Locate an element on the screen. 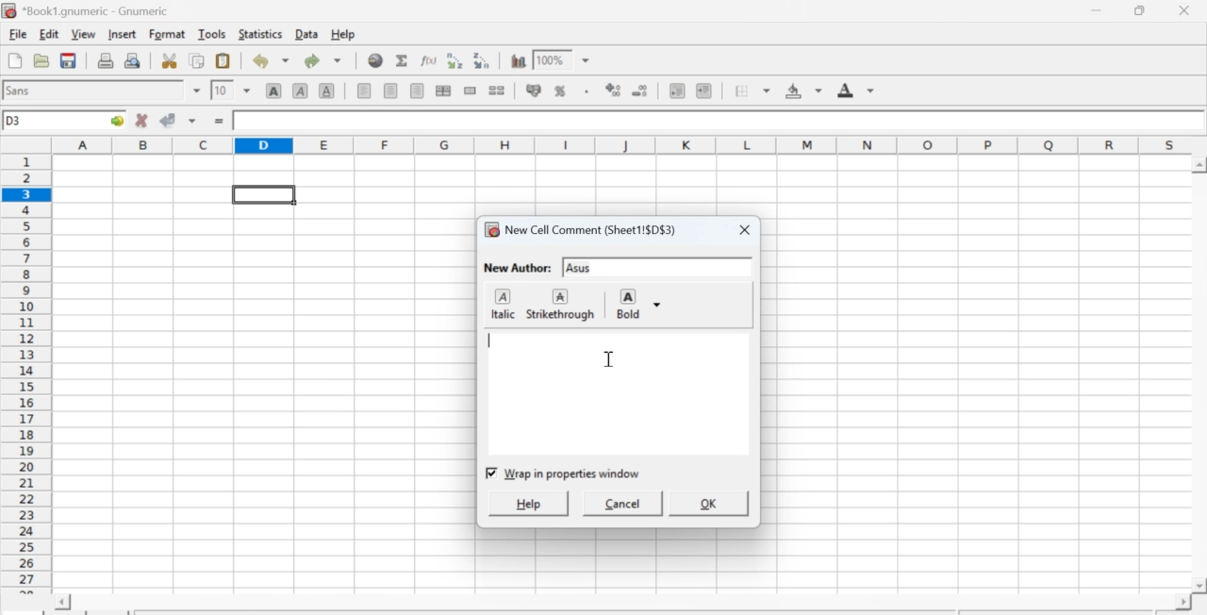 Image resolution: width=1207 pixels, height=615 pixels. commentbox is located at coordinates (618, 395).